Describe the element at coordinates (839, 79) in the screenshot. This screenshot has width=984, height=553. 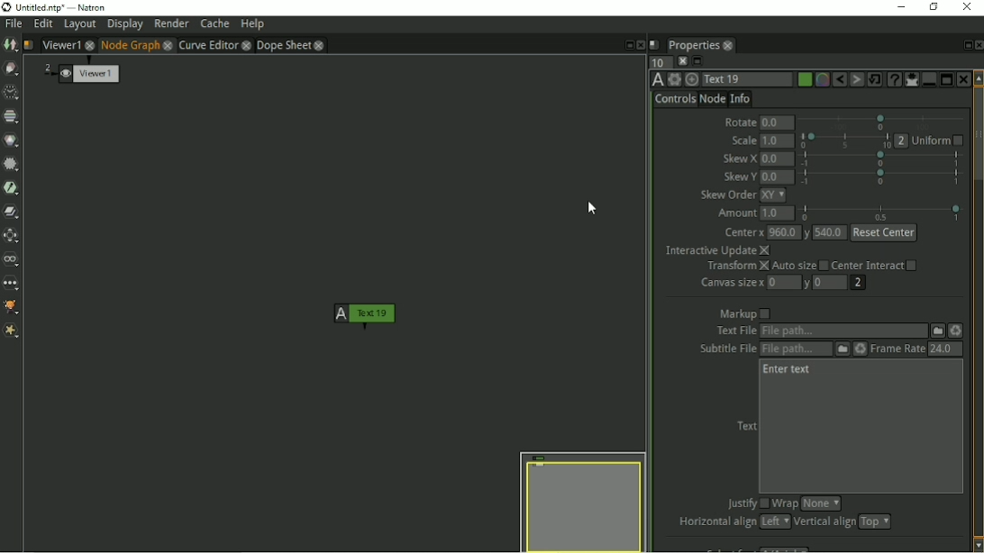
I see `Undo` at that location.